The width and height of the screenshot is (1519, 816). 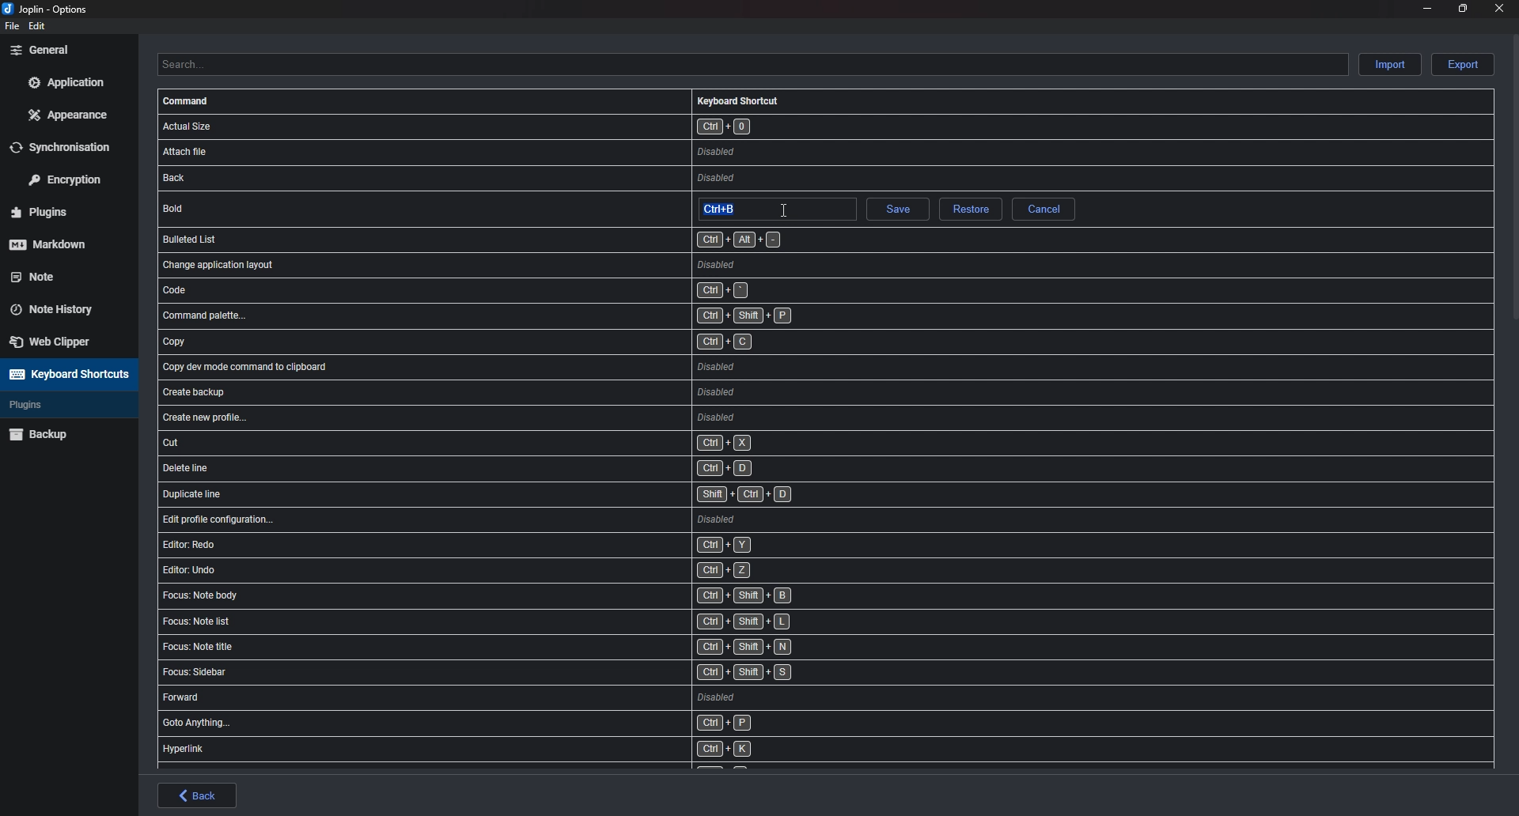 I want to click on shortcut, so click(x=533, y=344).